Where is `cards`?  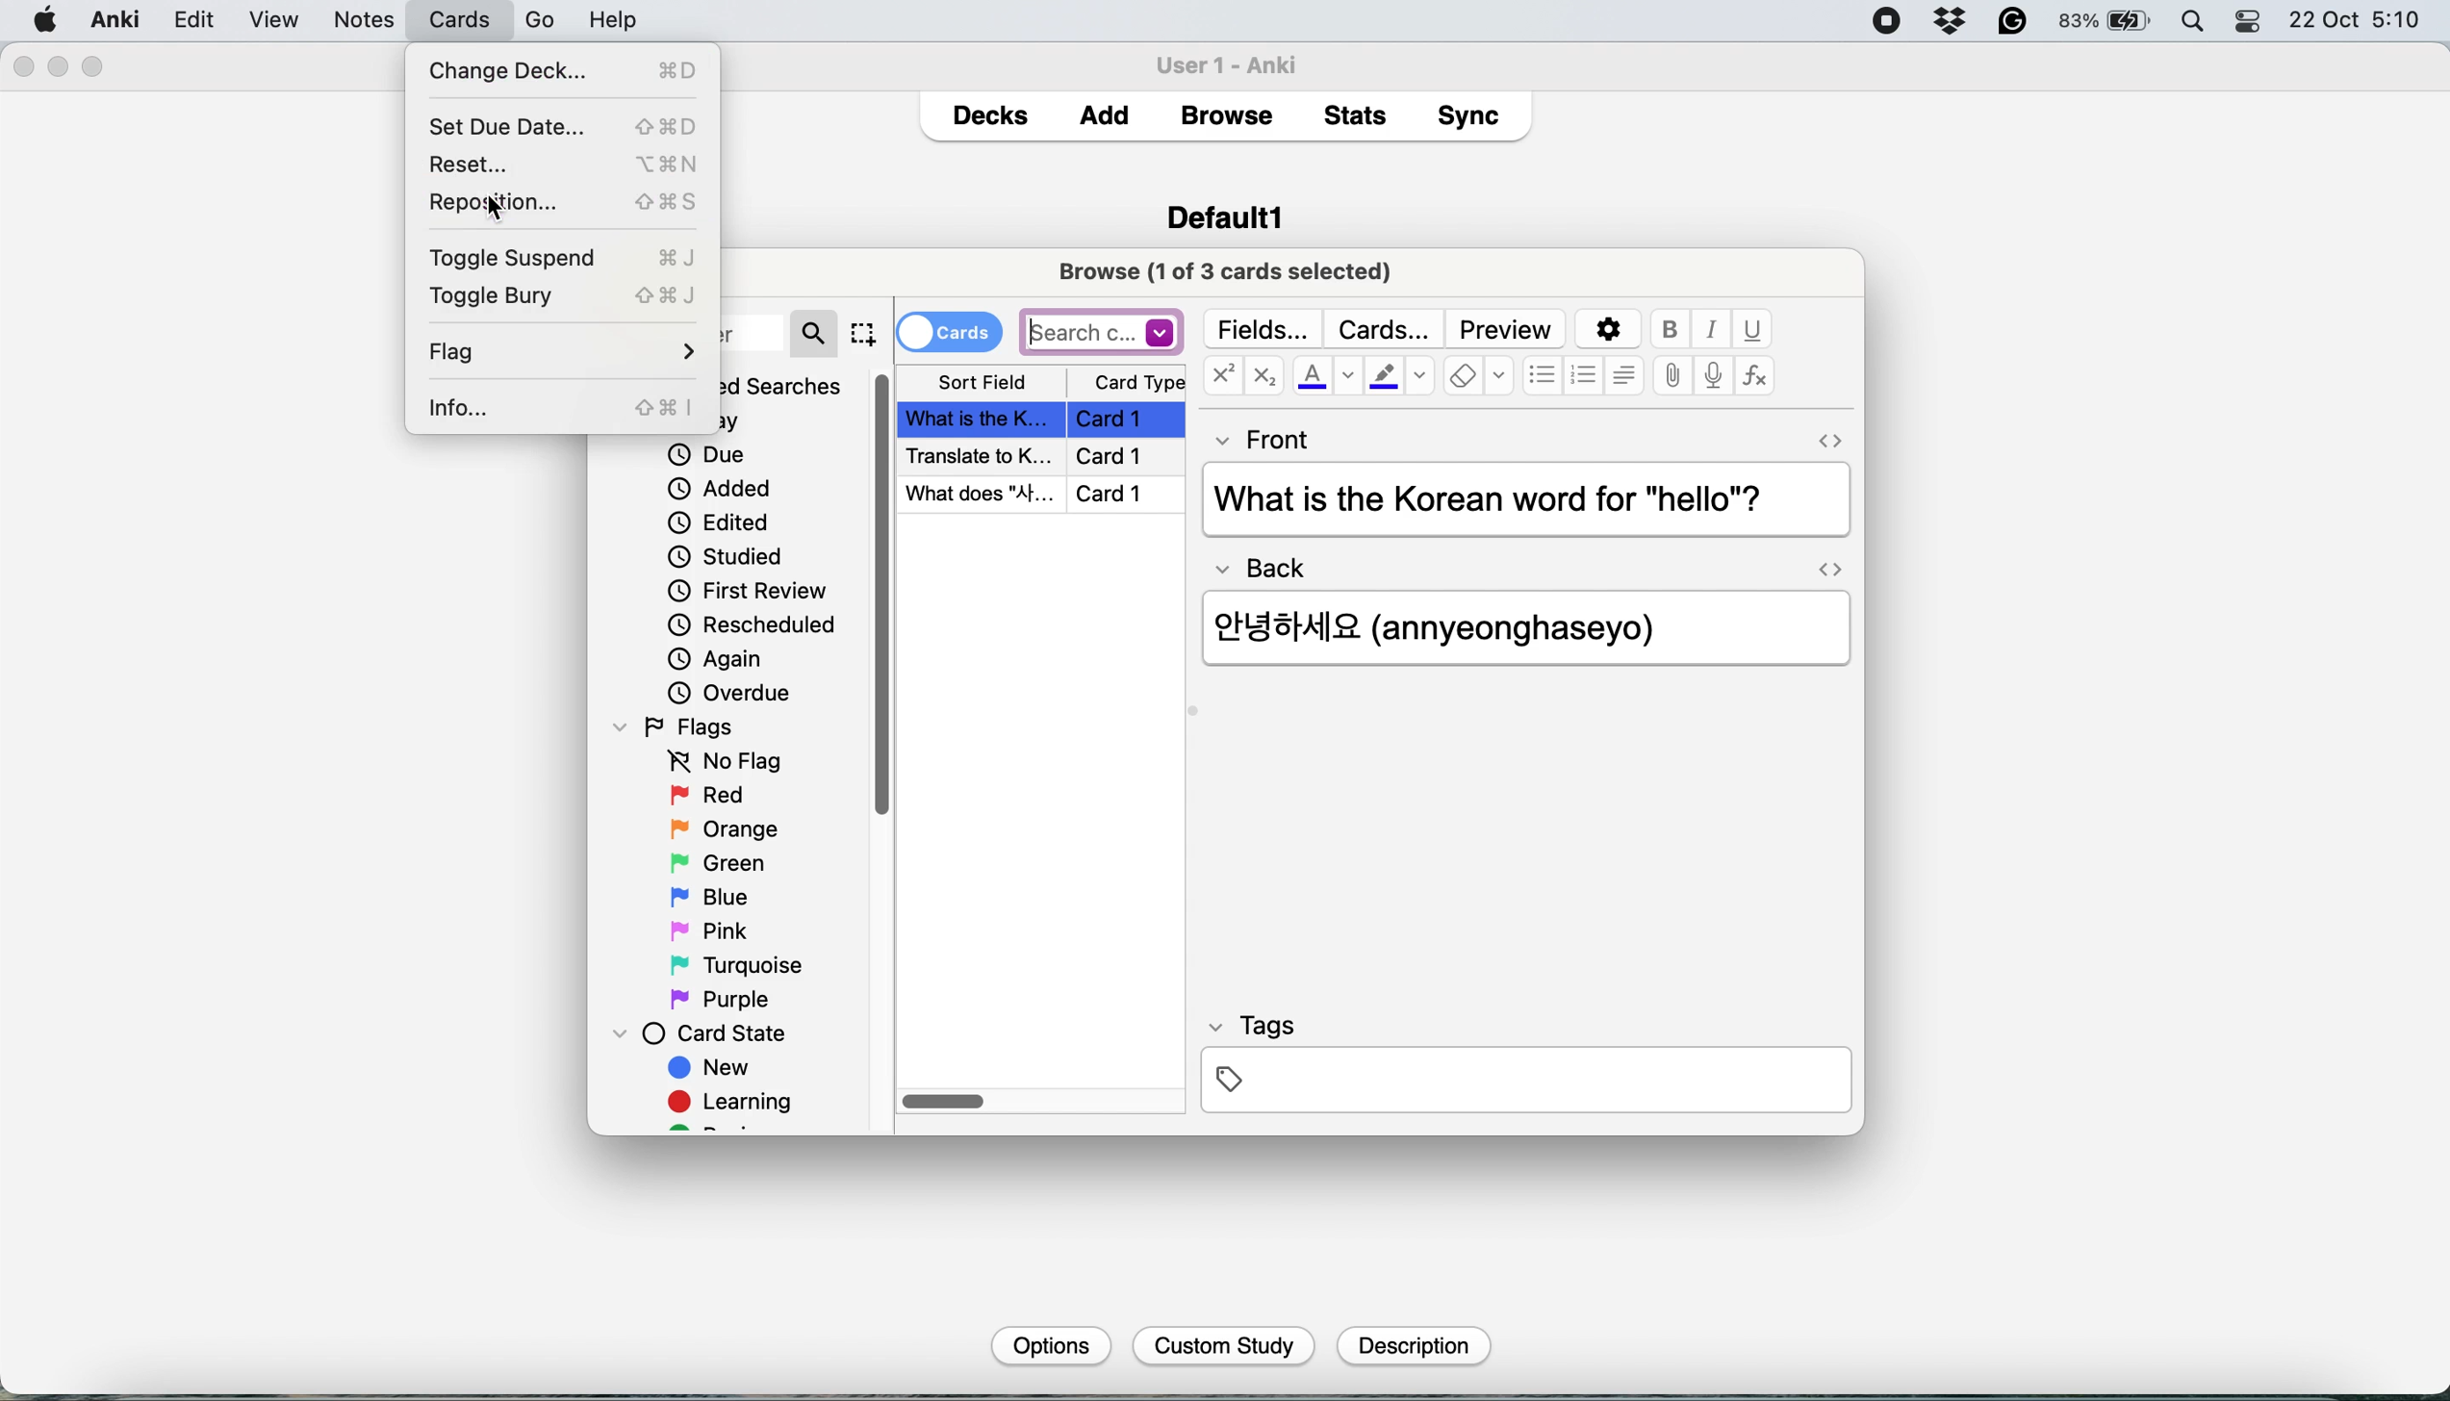 cards is located at coordinates (949, 330).